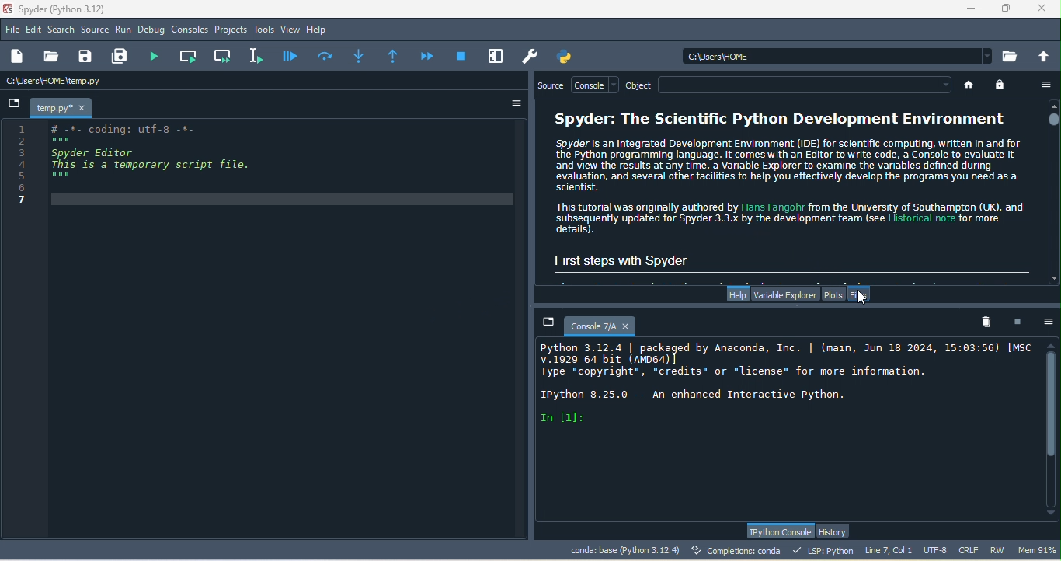 The image size is (1061, 561). Describe the element at coordinates (98, 82) in the screenshot. I see `c\users\home` at that location.